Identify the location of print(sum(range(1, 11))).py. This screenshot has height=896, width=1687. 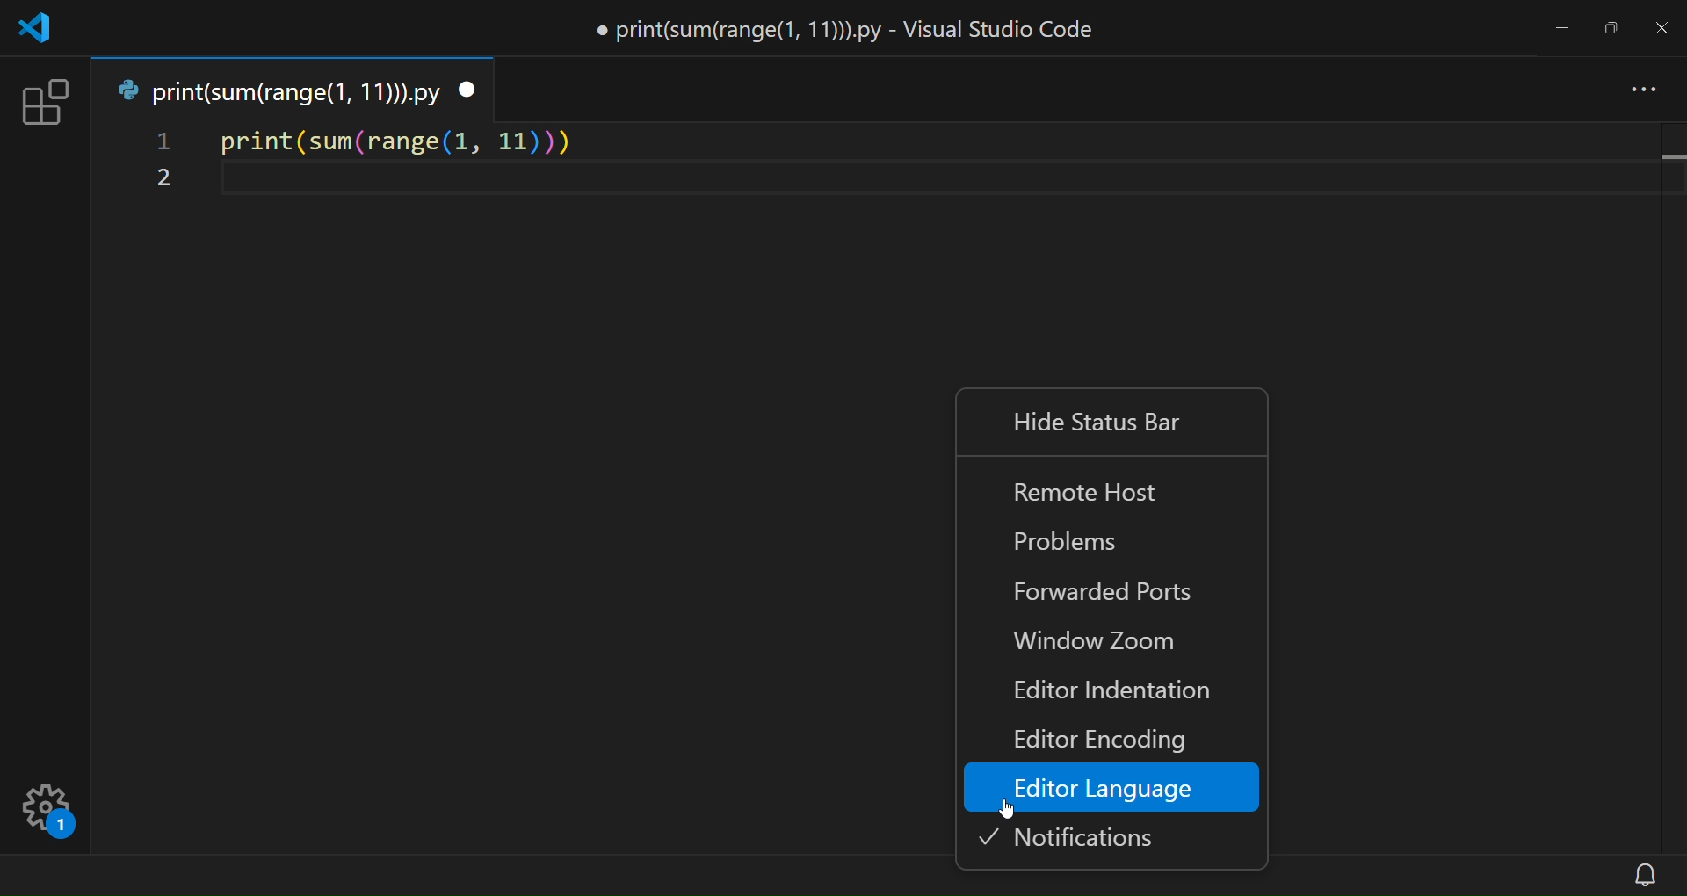
(276, 90).